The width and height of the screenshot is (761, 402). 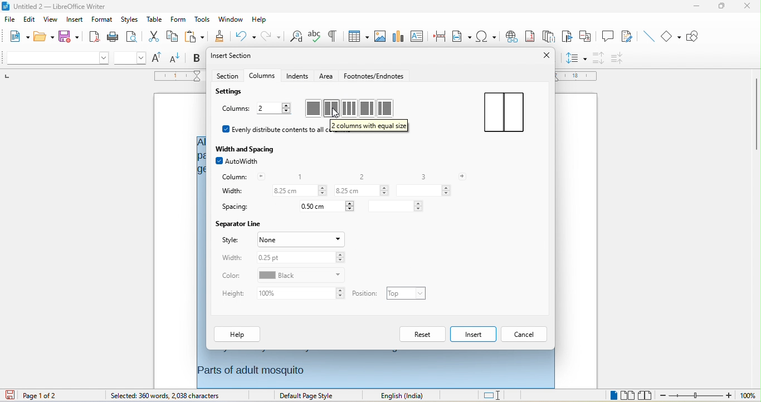 What do you see at coordinates (349, 108) in the screenshot?
I see `3 column with equal size` at bounding box center [349, 108].